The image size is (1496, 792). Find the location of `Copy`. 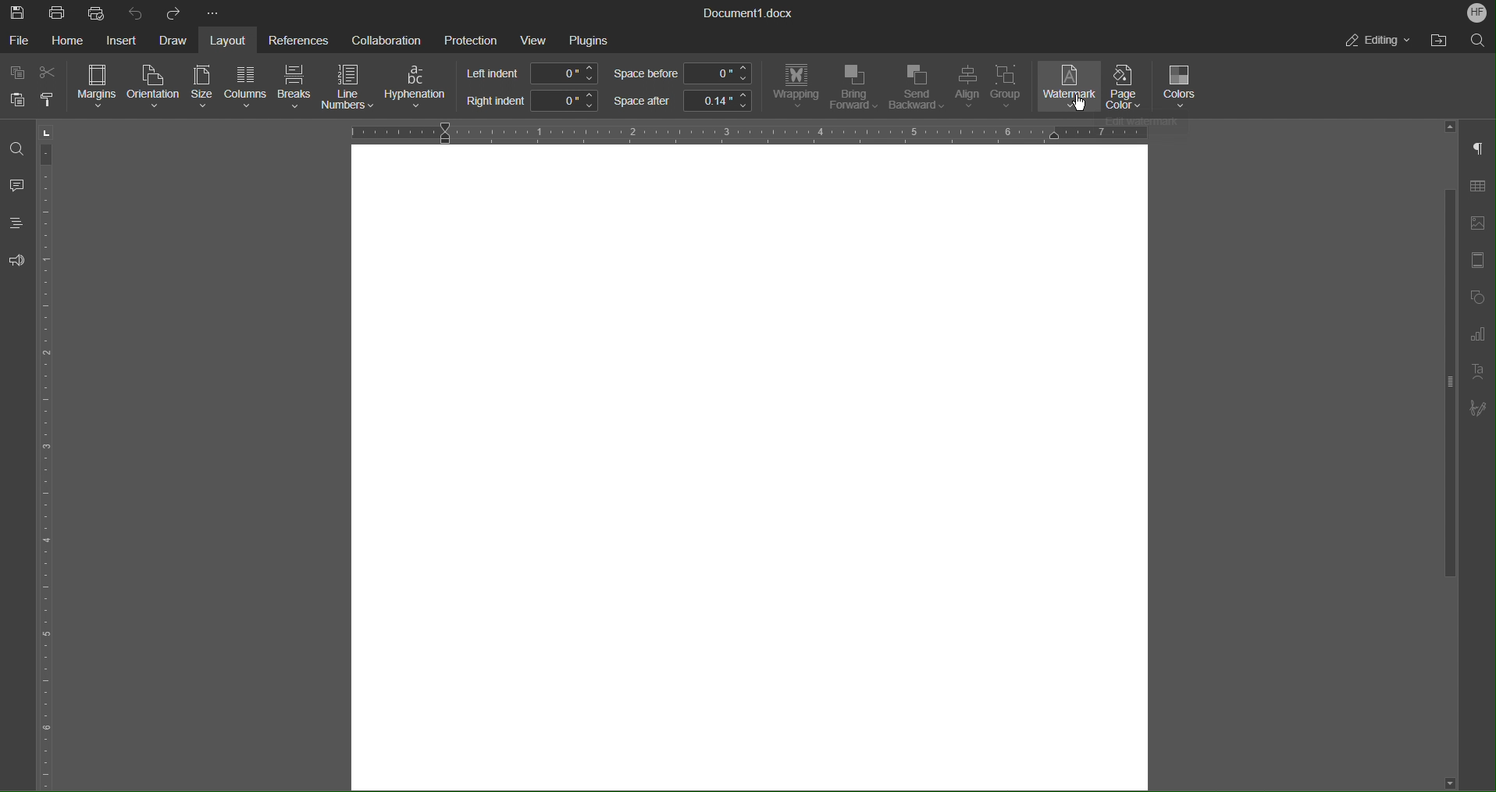

Copy is located at coordinates (19, 73).